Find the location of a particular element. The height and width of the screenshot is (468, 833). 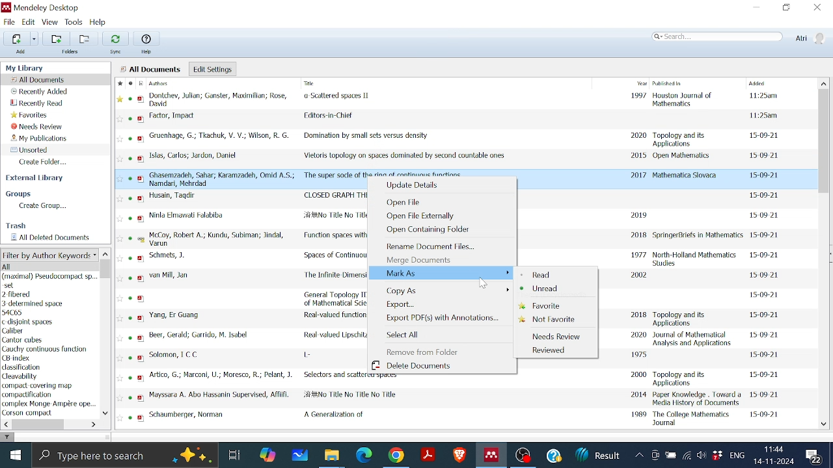

complex Monge Ampere is located at coordinates (48, 404).